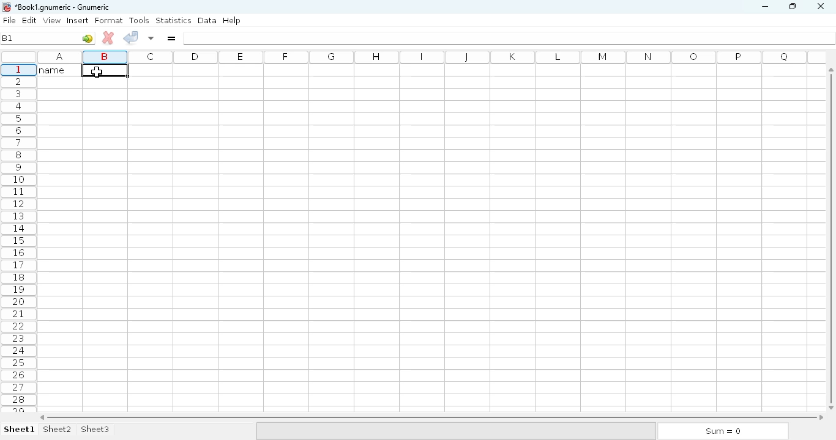 This screenshot has width=836, height=440. What do you see at coordinates (130, 37) in the screenshot?
I see `accept change` at bounding box center [130, 37].